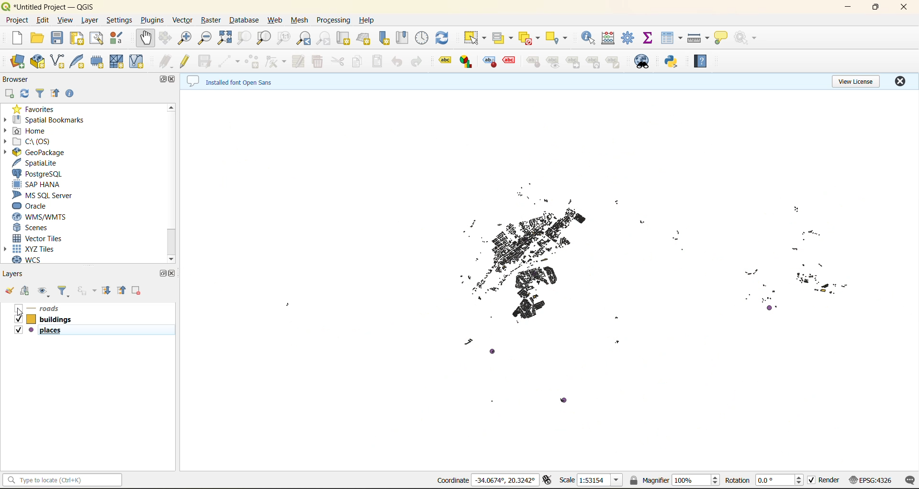 Image resolution: width=919 pixels, height=489 pixels. Describe the element at coordinates (32, 330) in the screenshot. I see `please` at that location.